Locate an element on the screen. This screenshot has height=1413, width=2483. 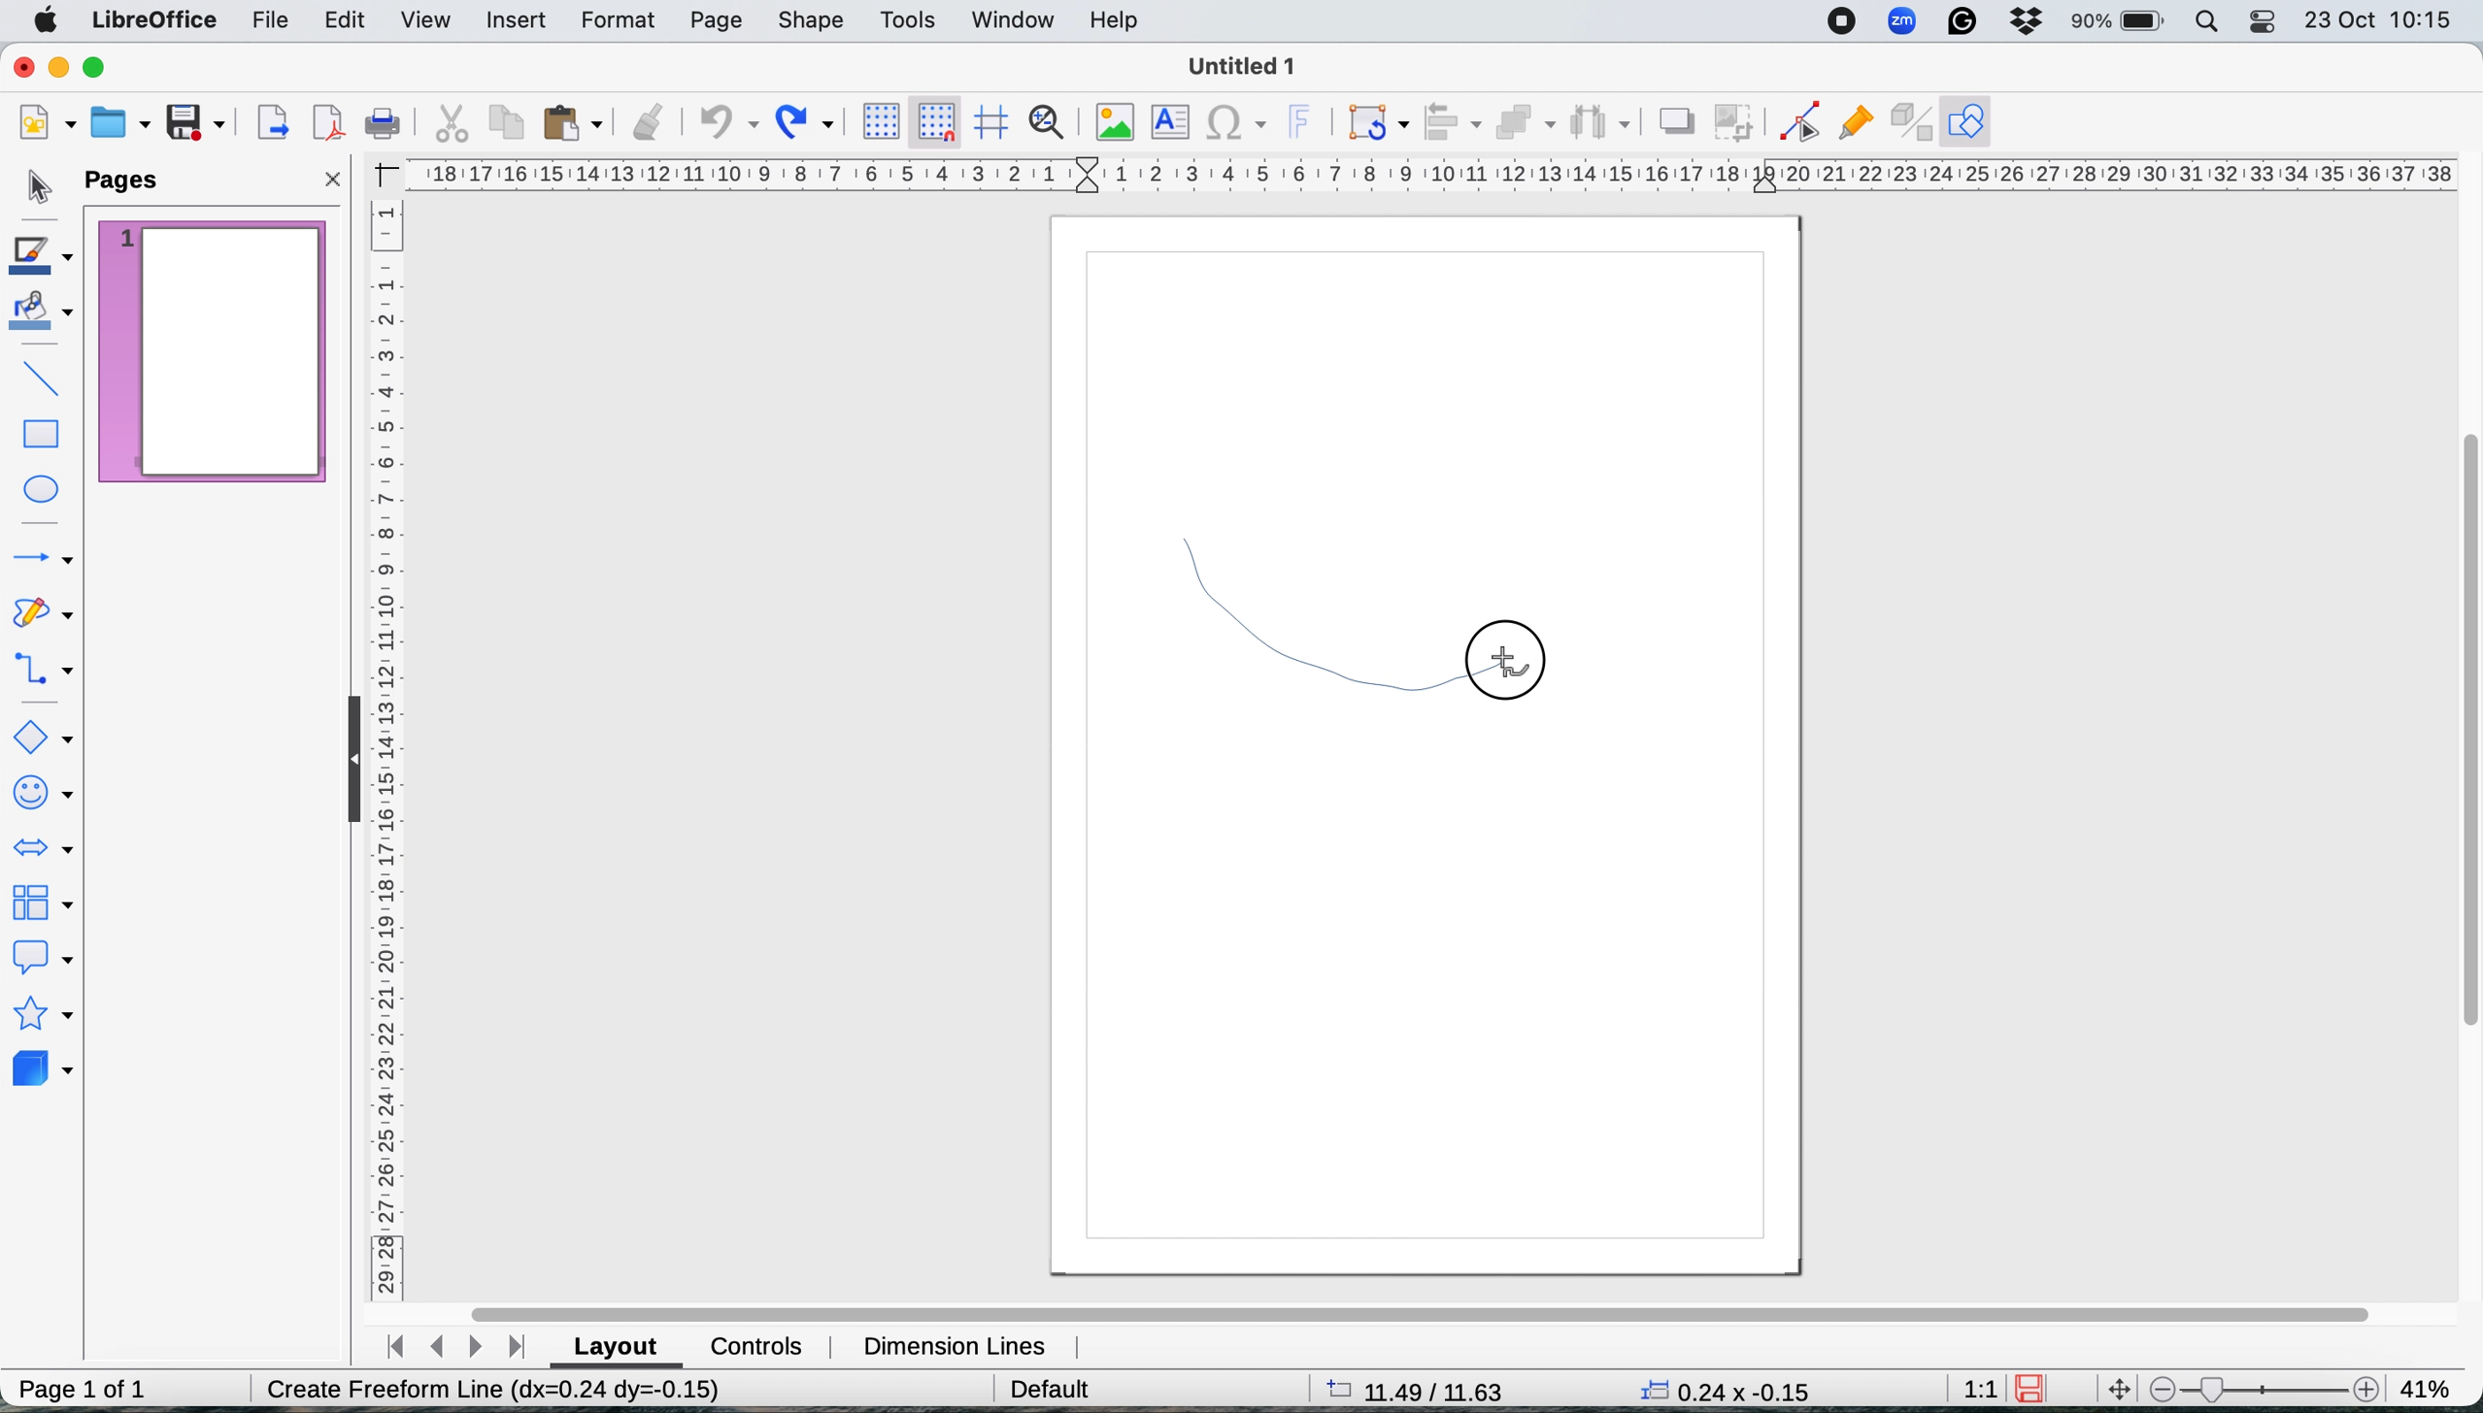
edit is located at coordinates (349, 20).